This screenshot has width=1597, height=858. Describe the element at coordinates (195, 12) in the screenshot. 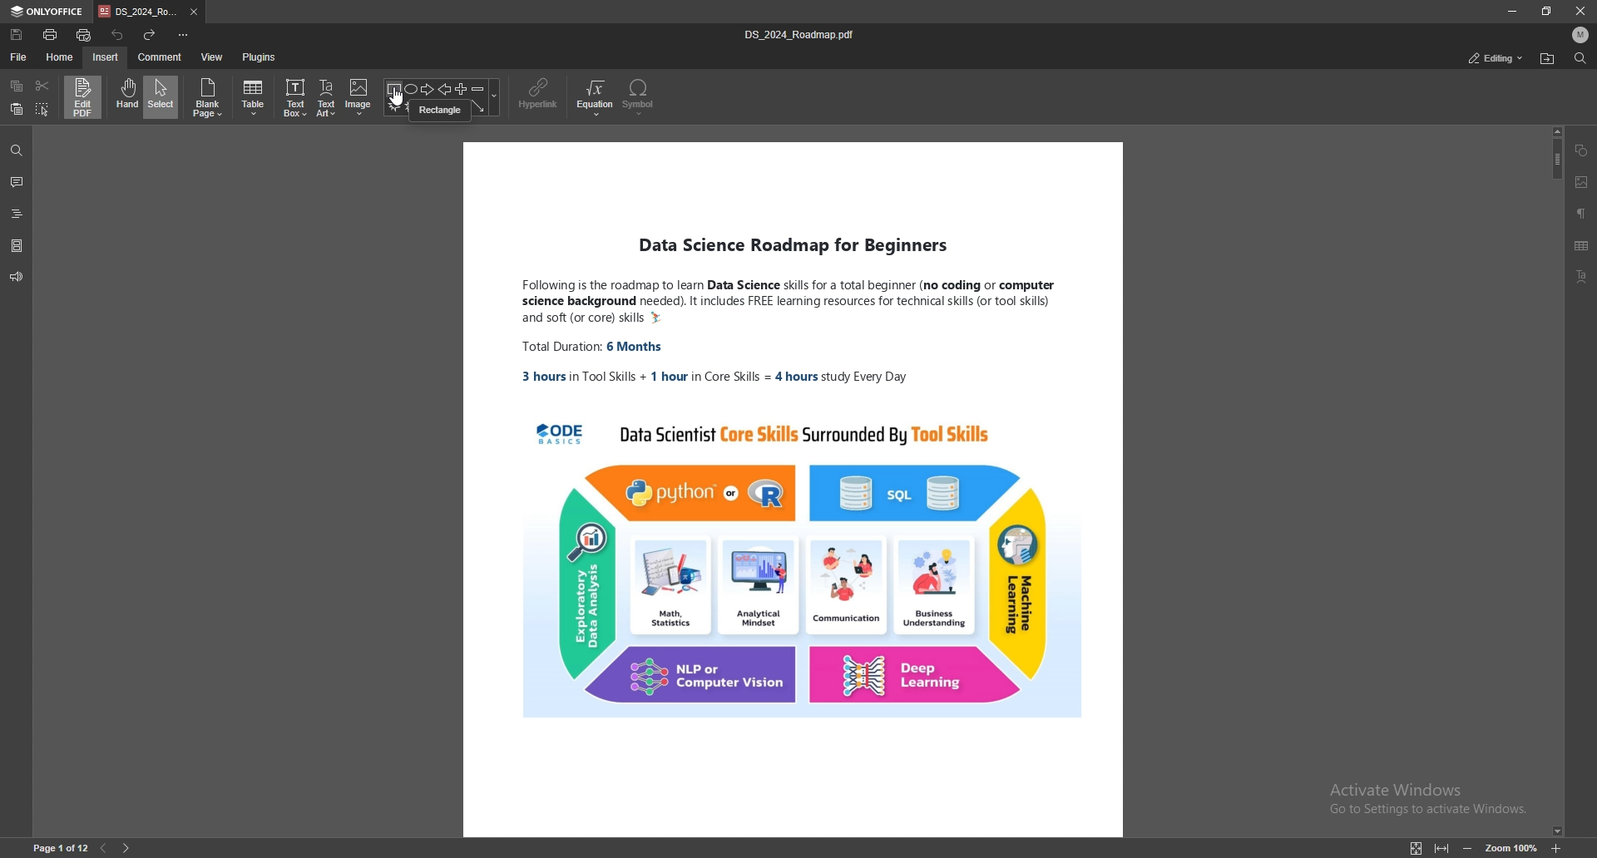

I see `close tab` at that location.